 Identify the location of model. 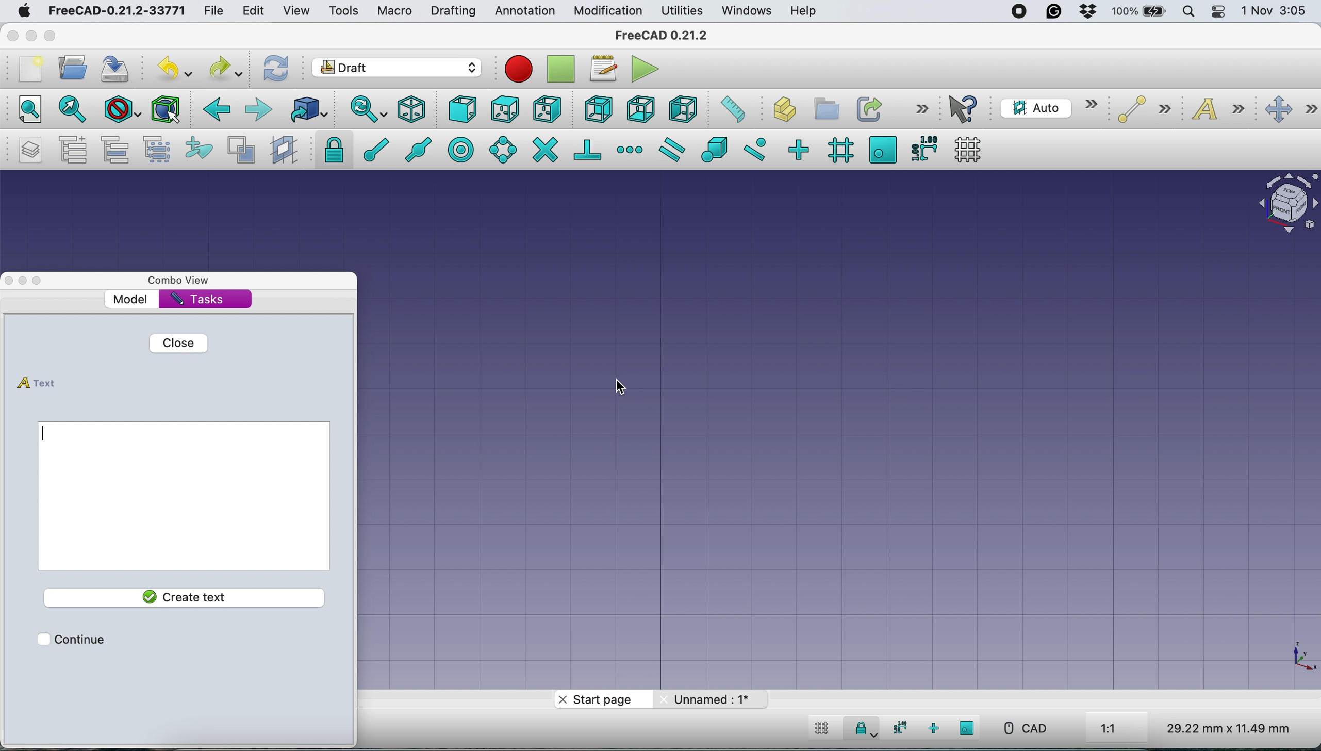
(133, 300).